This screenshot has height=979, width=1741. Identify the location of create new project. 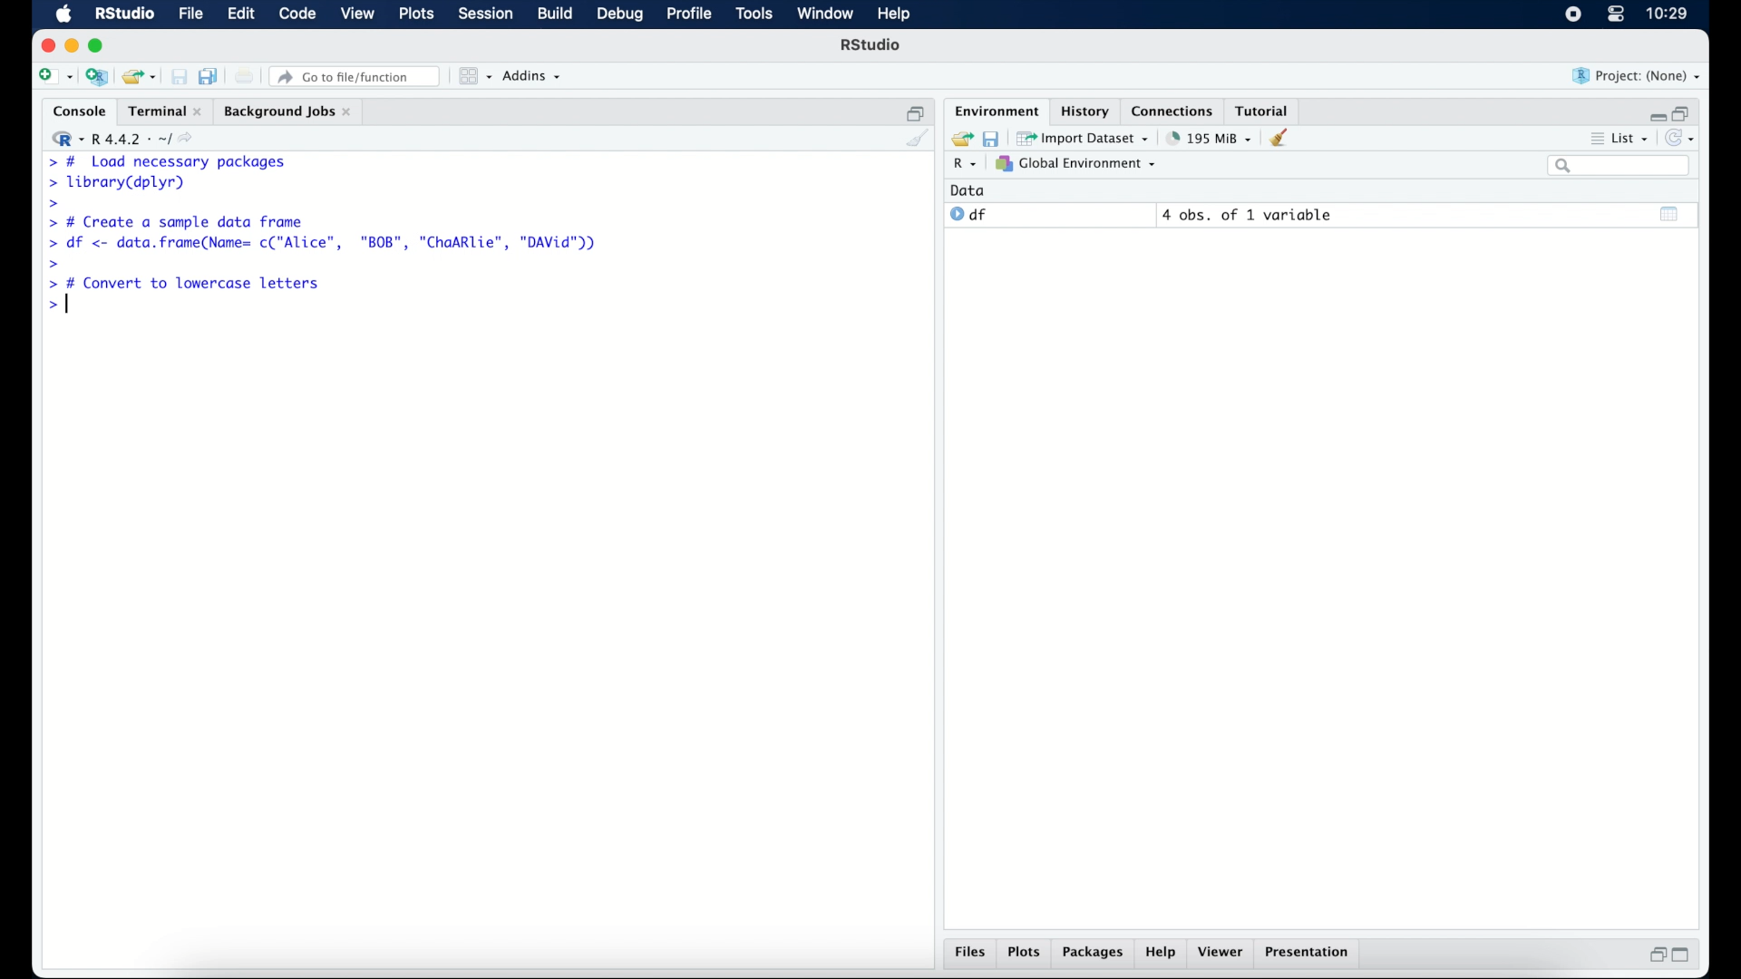
(97, 78).